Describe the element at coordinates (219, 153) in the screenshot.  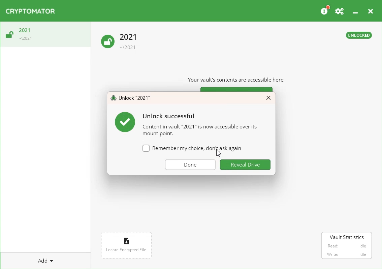
I see `Cursor` at that location.